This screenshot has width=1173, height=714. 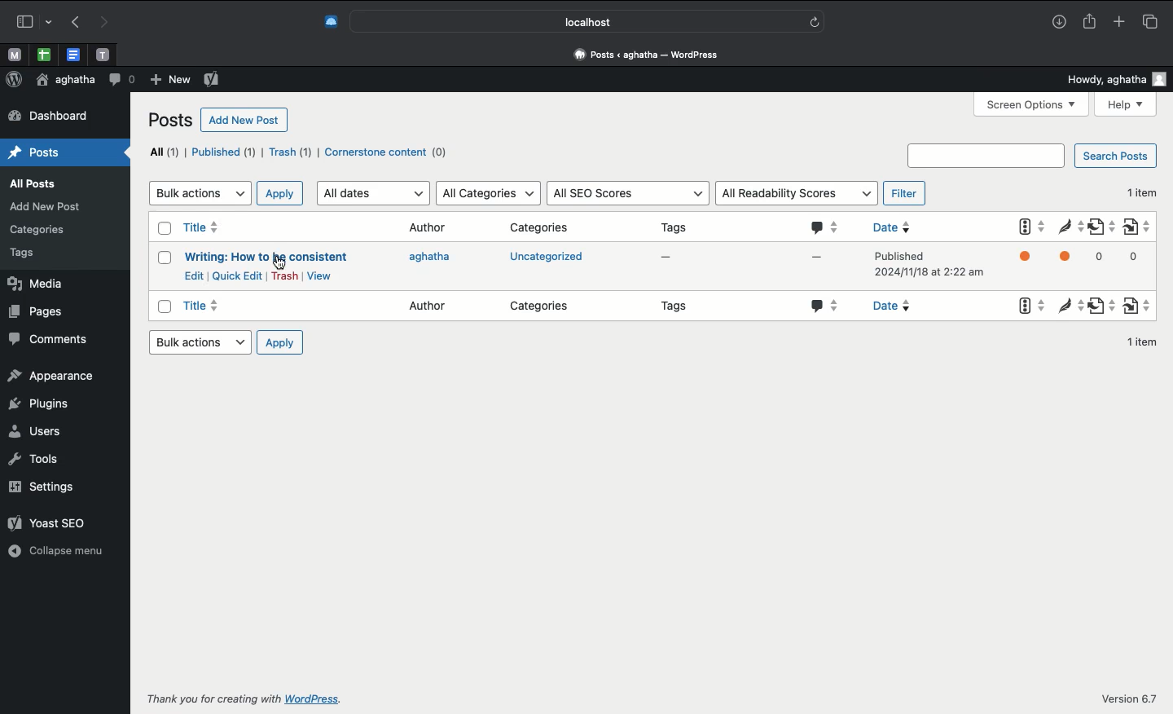 What do you see at coordinates (72, 24) in the screenshot?
I see `Previous page` at bounding box center [72, 24].